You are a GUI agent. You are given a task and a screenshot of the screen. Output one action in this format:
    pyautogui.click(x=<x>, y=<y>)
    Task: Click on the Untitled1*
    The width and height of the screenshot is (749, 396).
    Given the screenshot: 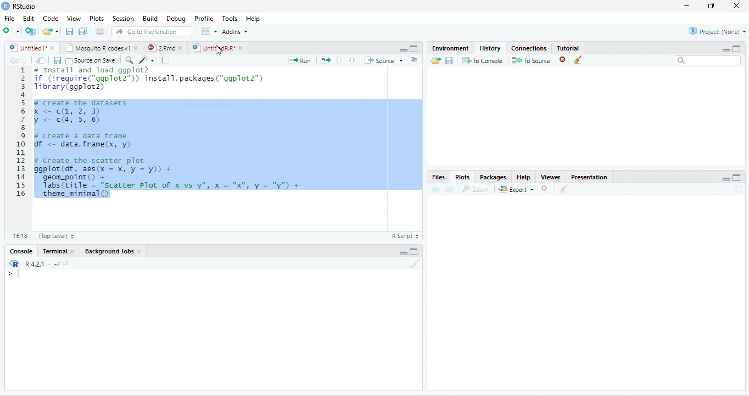 What is the action you would take?
    pyautogui.click(x=26, y=48)
    